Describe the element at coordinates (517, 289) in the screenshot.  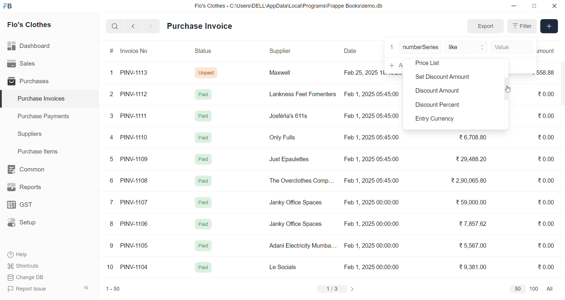
I see `50` at that location.